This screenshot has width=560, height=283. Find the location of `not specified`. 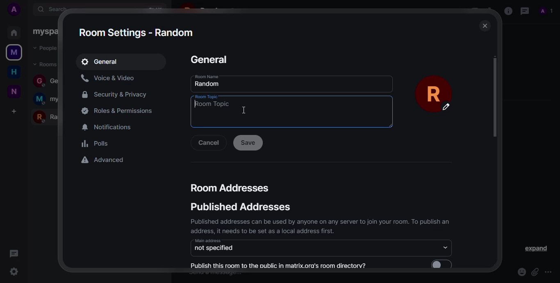

not specified is located at coordinates (216, 249).